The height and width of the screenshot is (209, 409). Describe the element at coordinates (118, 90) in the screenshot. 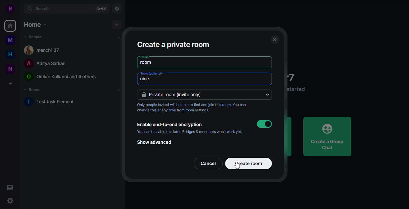

I see `add` at that location.